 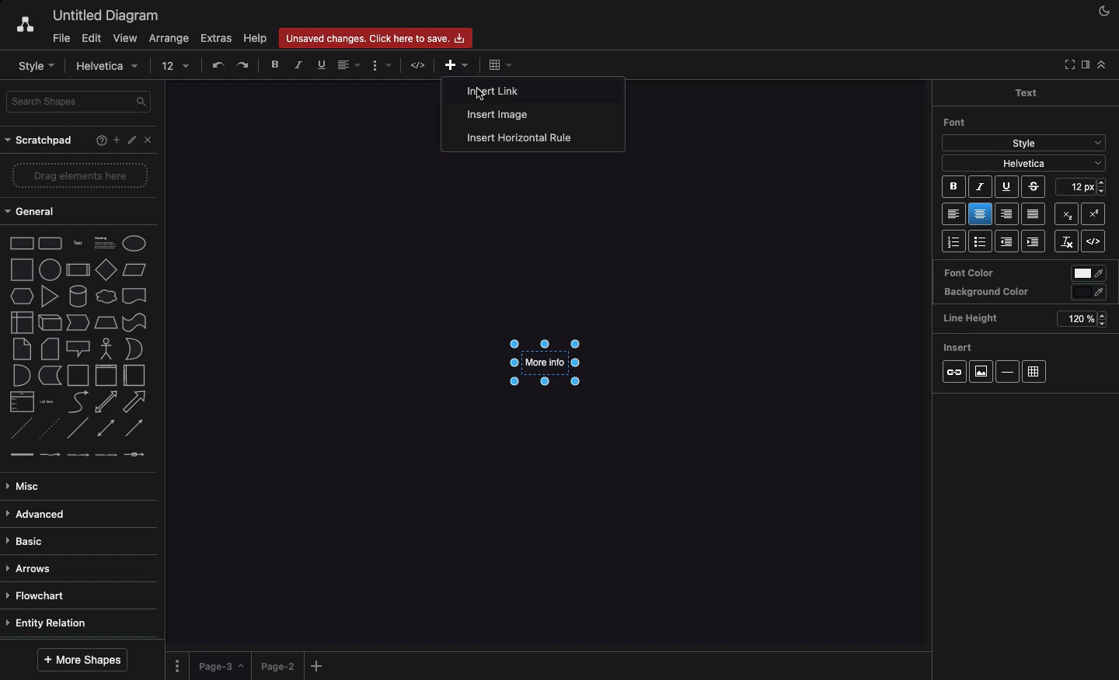 I want to click on Remove link, so click(x=1066, y=241).